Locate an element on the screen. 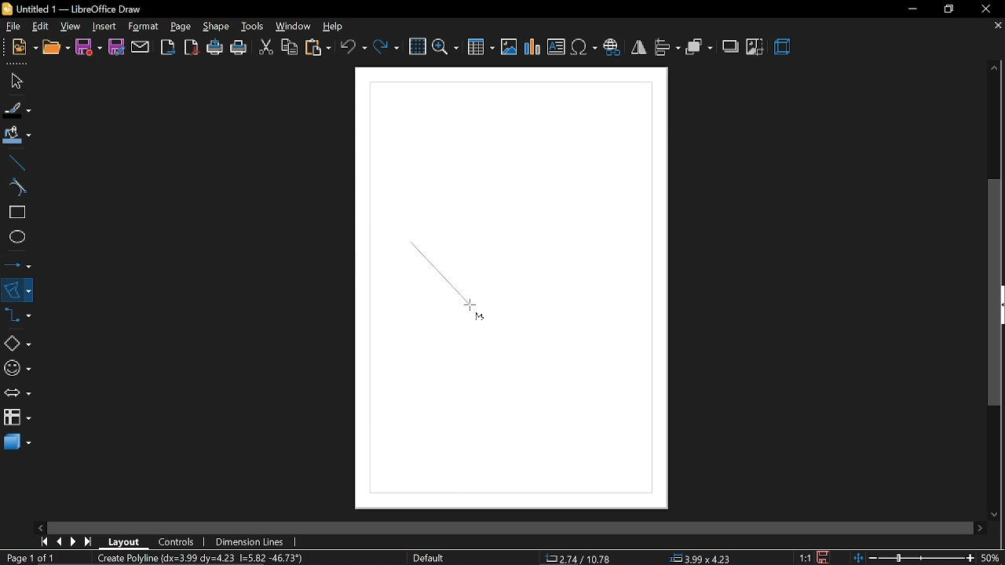  save is located at coordinates (89, 47).